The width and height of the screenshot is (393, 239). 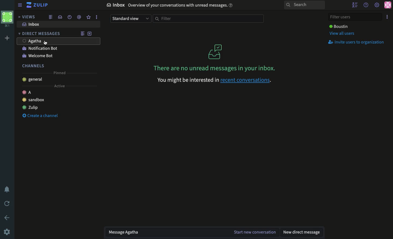 What do you see at coordinates (40, 49) in the screenshot?
I see `Notification bot` at bounding box center [40, 49].